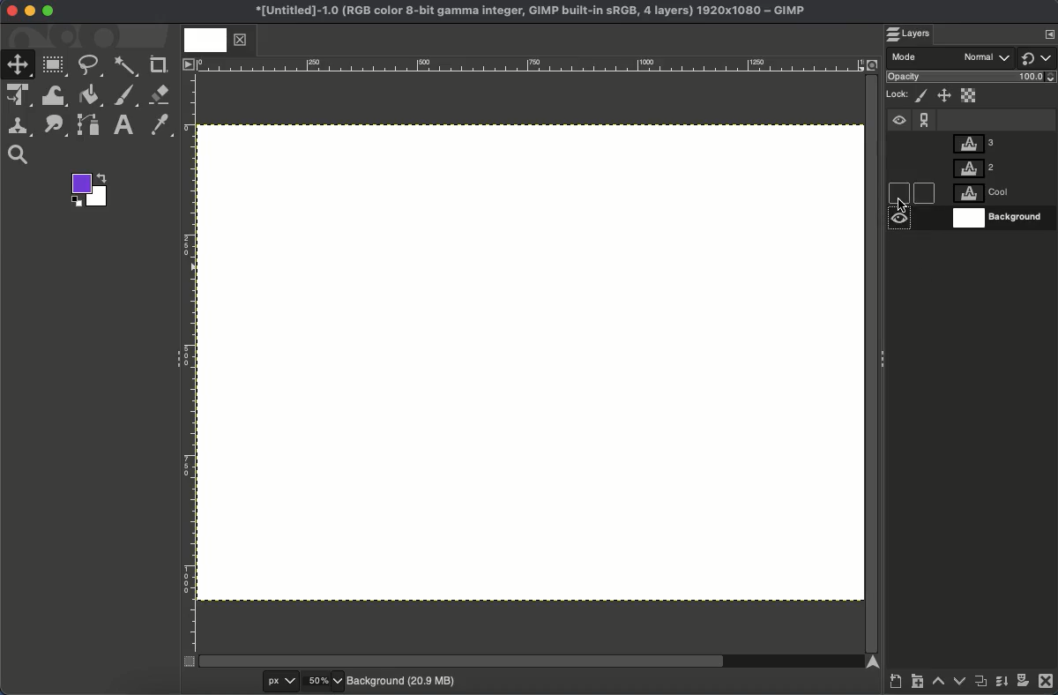  Describe the element at coordinates (10, 11) in the screenshot. I see `Close` at that location.